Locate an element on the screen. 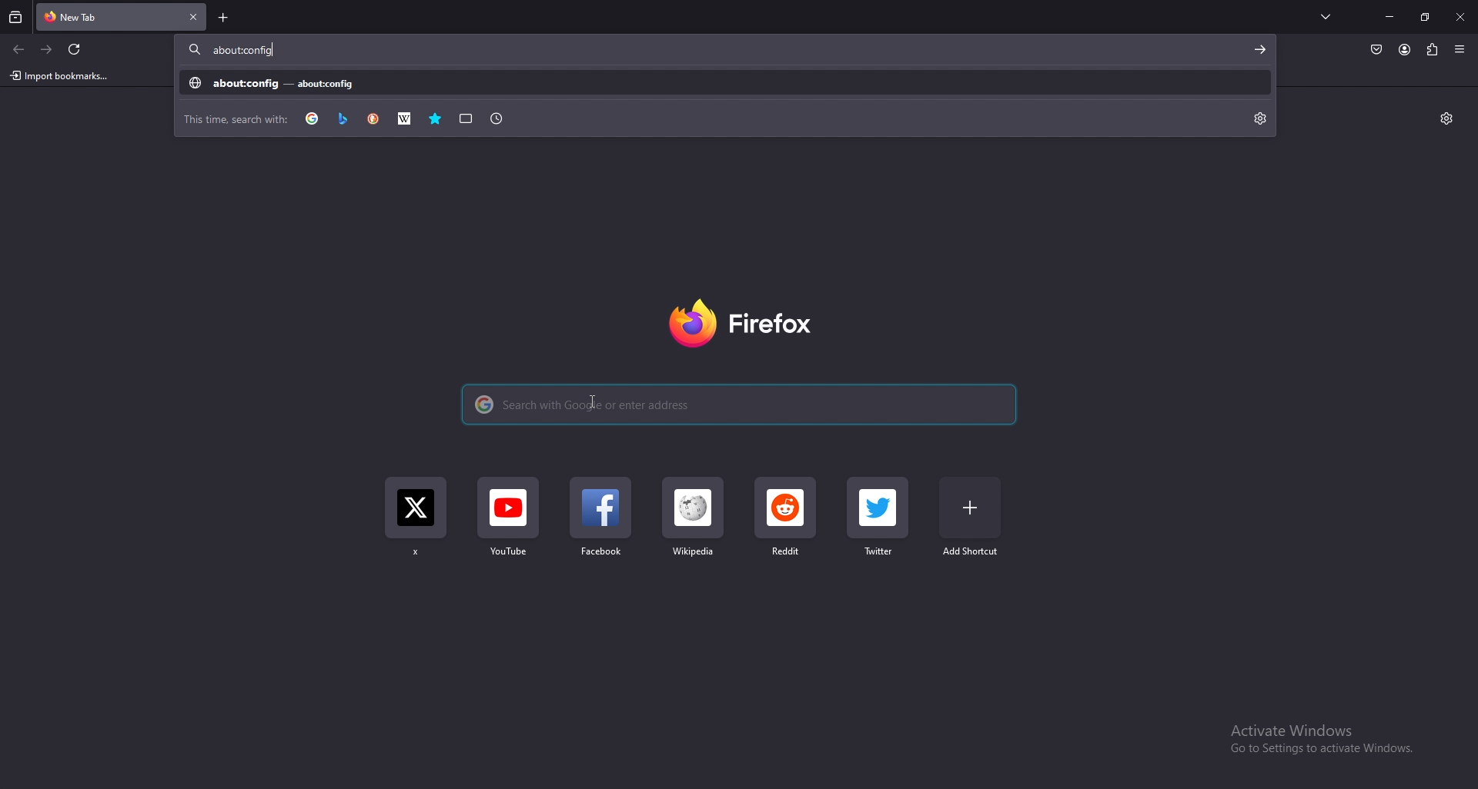 The width and height of the screenshot is (1478, 789). change search settings is located at coordinates (1261, 118).